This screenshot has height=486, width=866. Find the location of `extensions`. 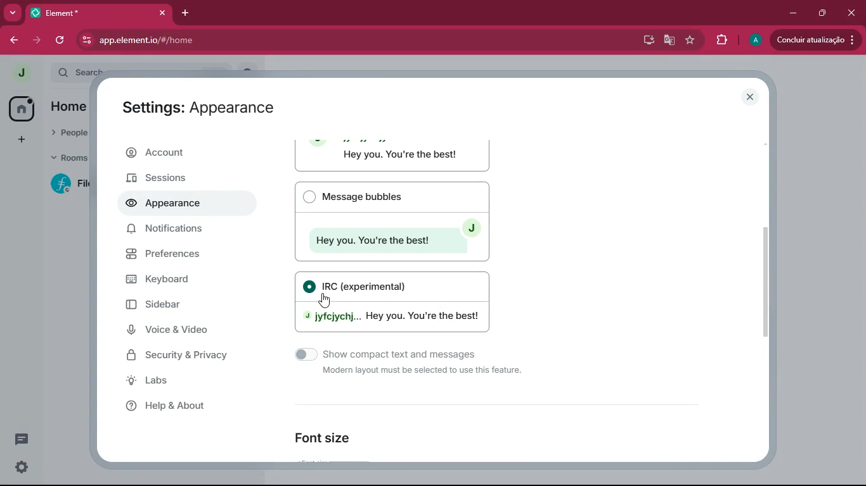

extensions is located at coordinates (722, 40).